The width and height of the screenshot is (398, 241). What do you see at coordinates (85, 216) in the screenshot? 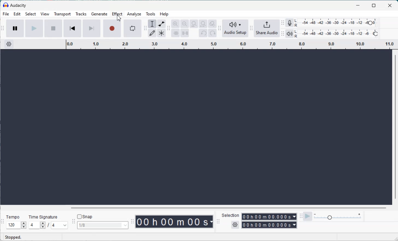
I see `Snap Checklist` at bounding box center [85, 216].